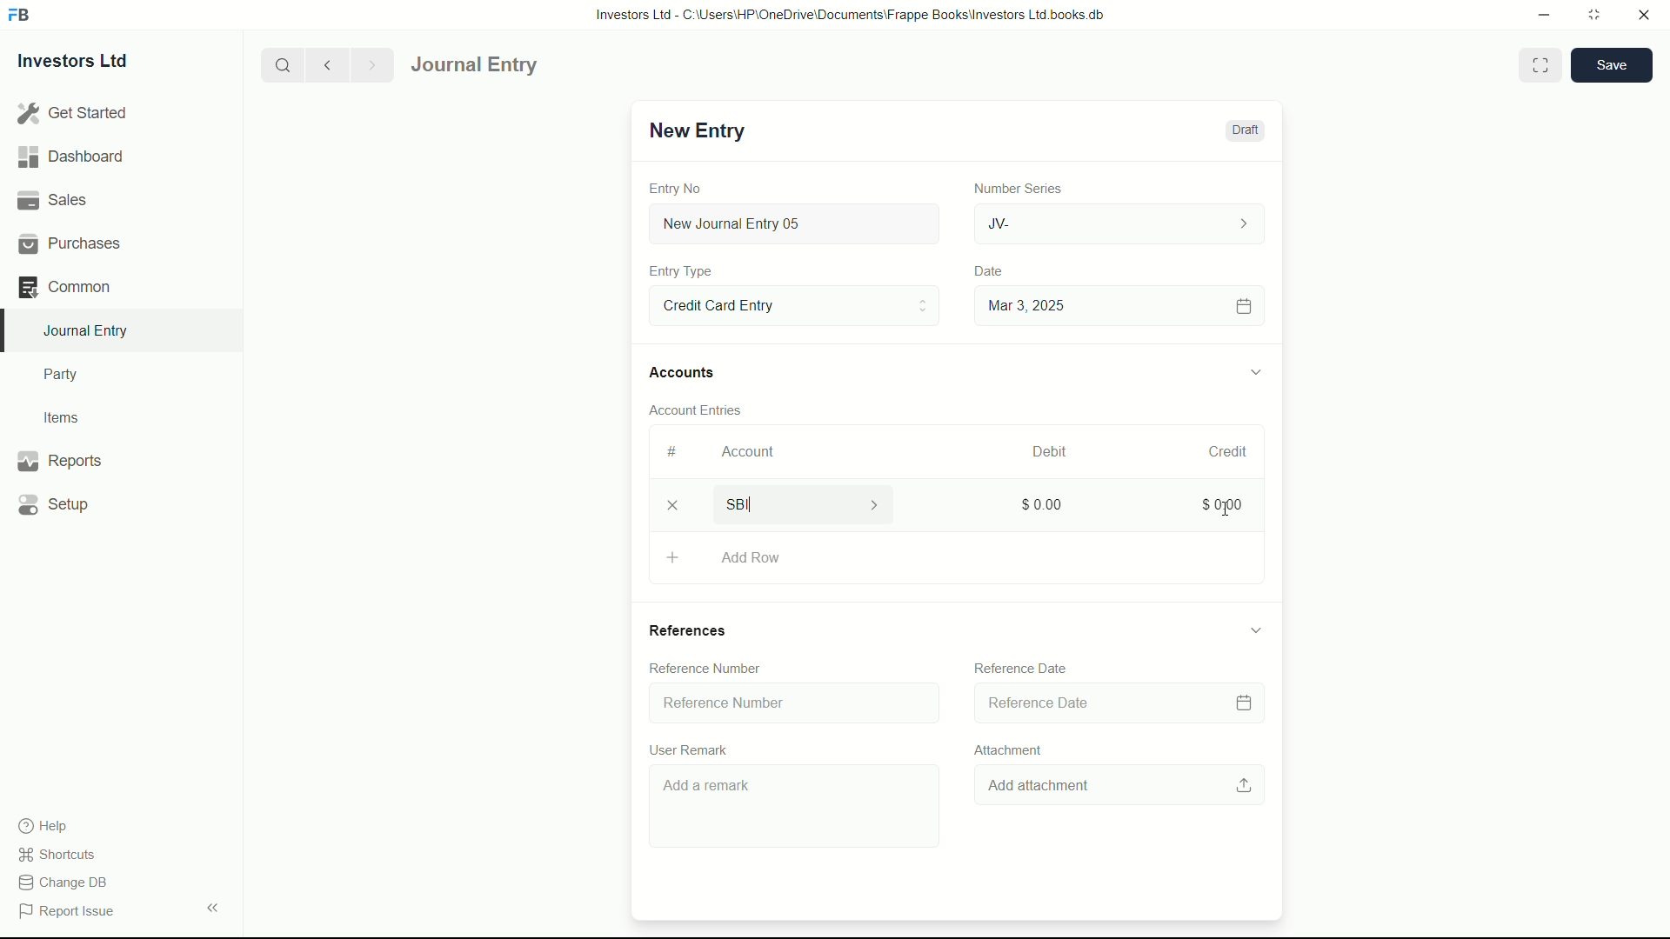  What do you see at coordinates (1613, 65) in the screenshot?
I see `save` at bounding box center [1613, 65].